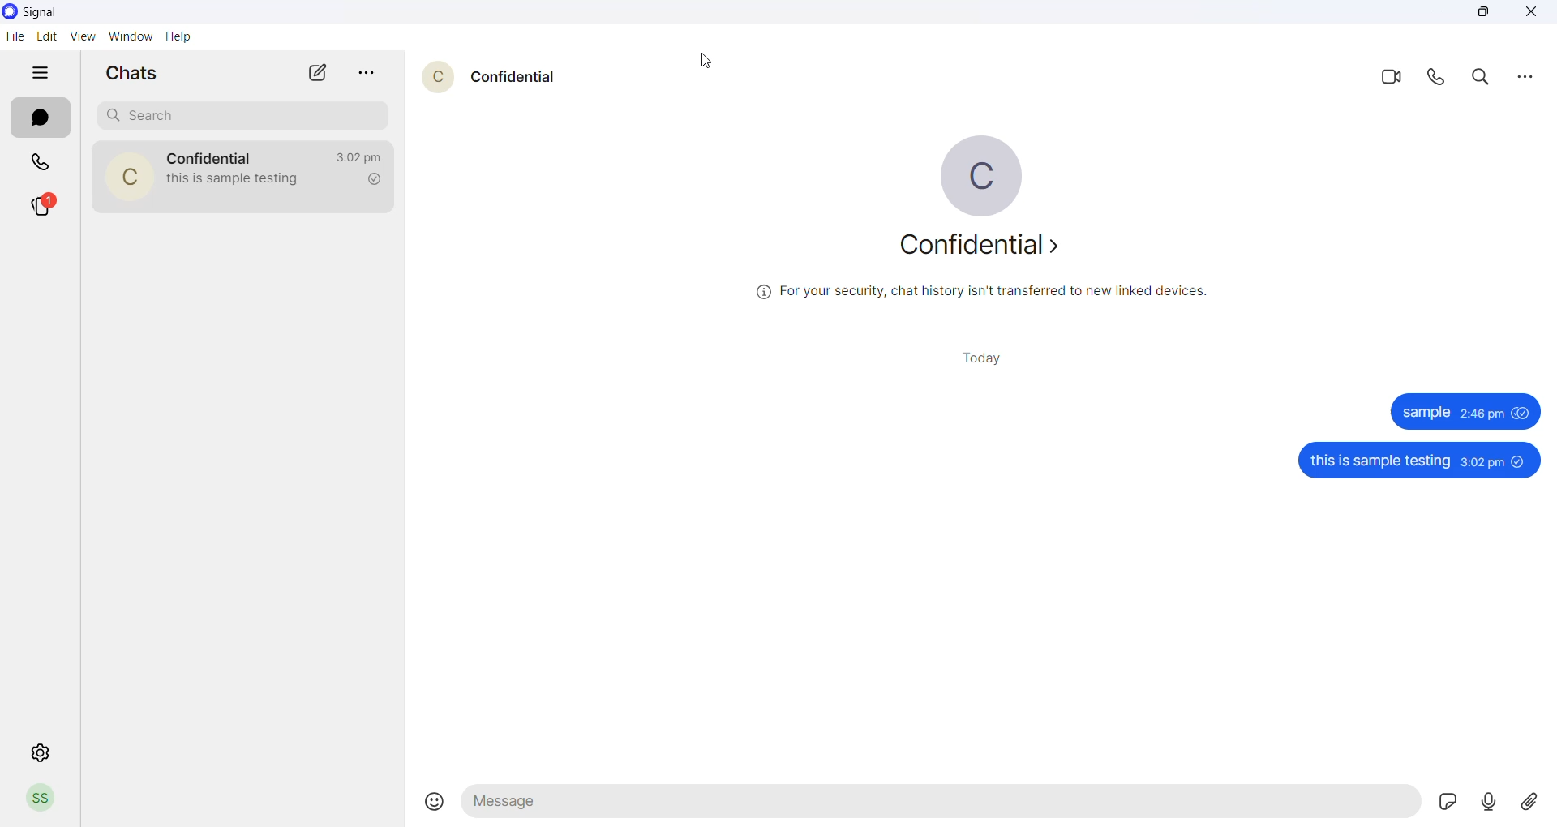  What do you see at coordinates (132, 35) in the screenshot?
I see `window` at bounding box center [132, 35].